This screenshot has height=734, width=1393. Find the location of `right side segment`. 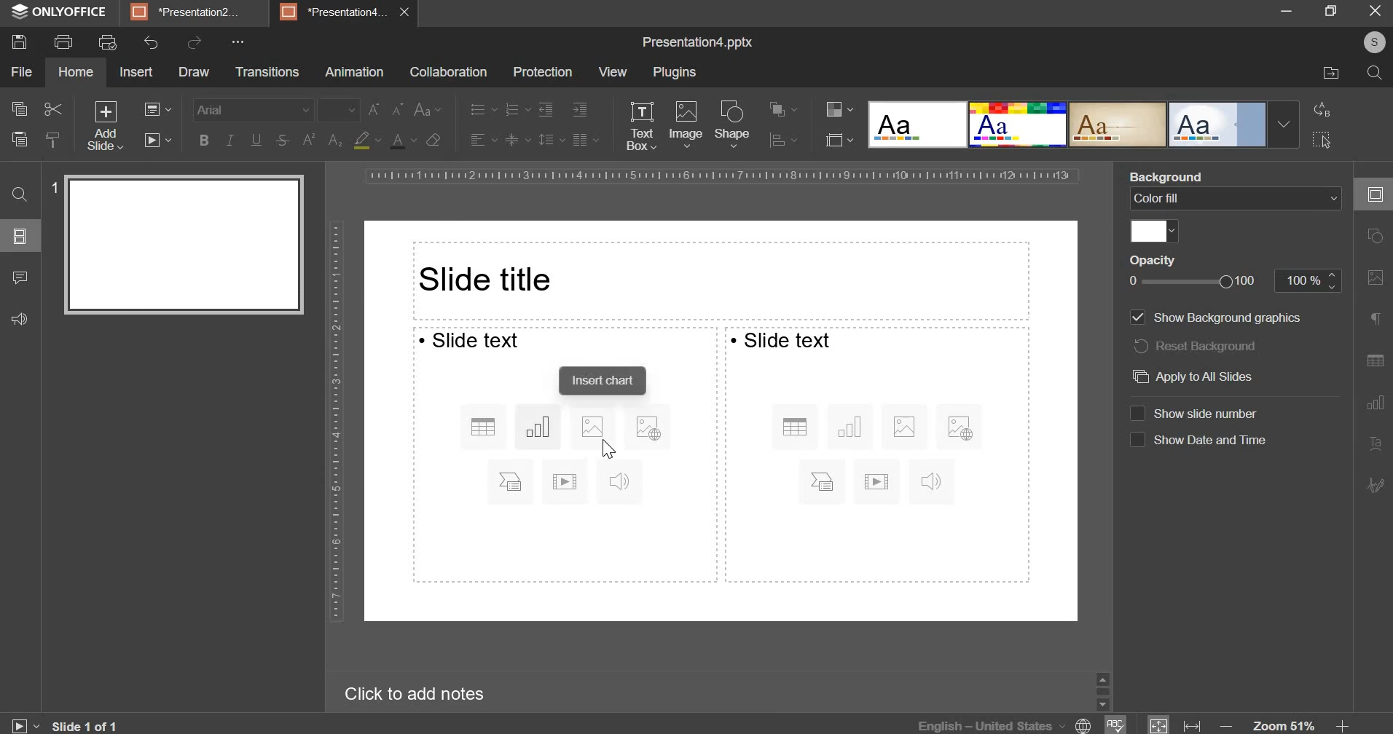

right side segment is located at coordinates (879, 454).